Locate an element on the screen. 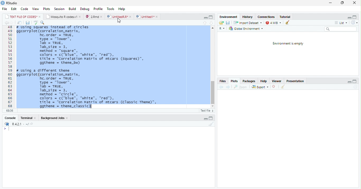 This screenshot has height=189, width=361. Files is located at coordinates (223, 81).